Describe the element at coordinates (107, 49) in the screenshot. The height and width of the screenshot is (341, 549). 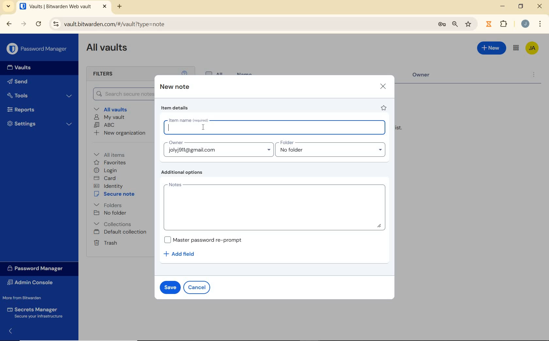
I see `All Vaults` at that location.